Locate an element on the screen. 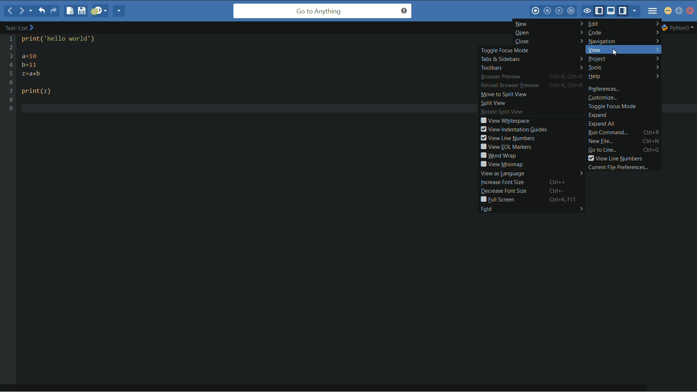  expand is located at coordinates (597, 115).